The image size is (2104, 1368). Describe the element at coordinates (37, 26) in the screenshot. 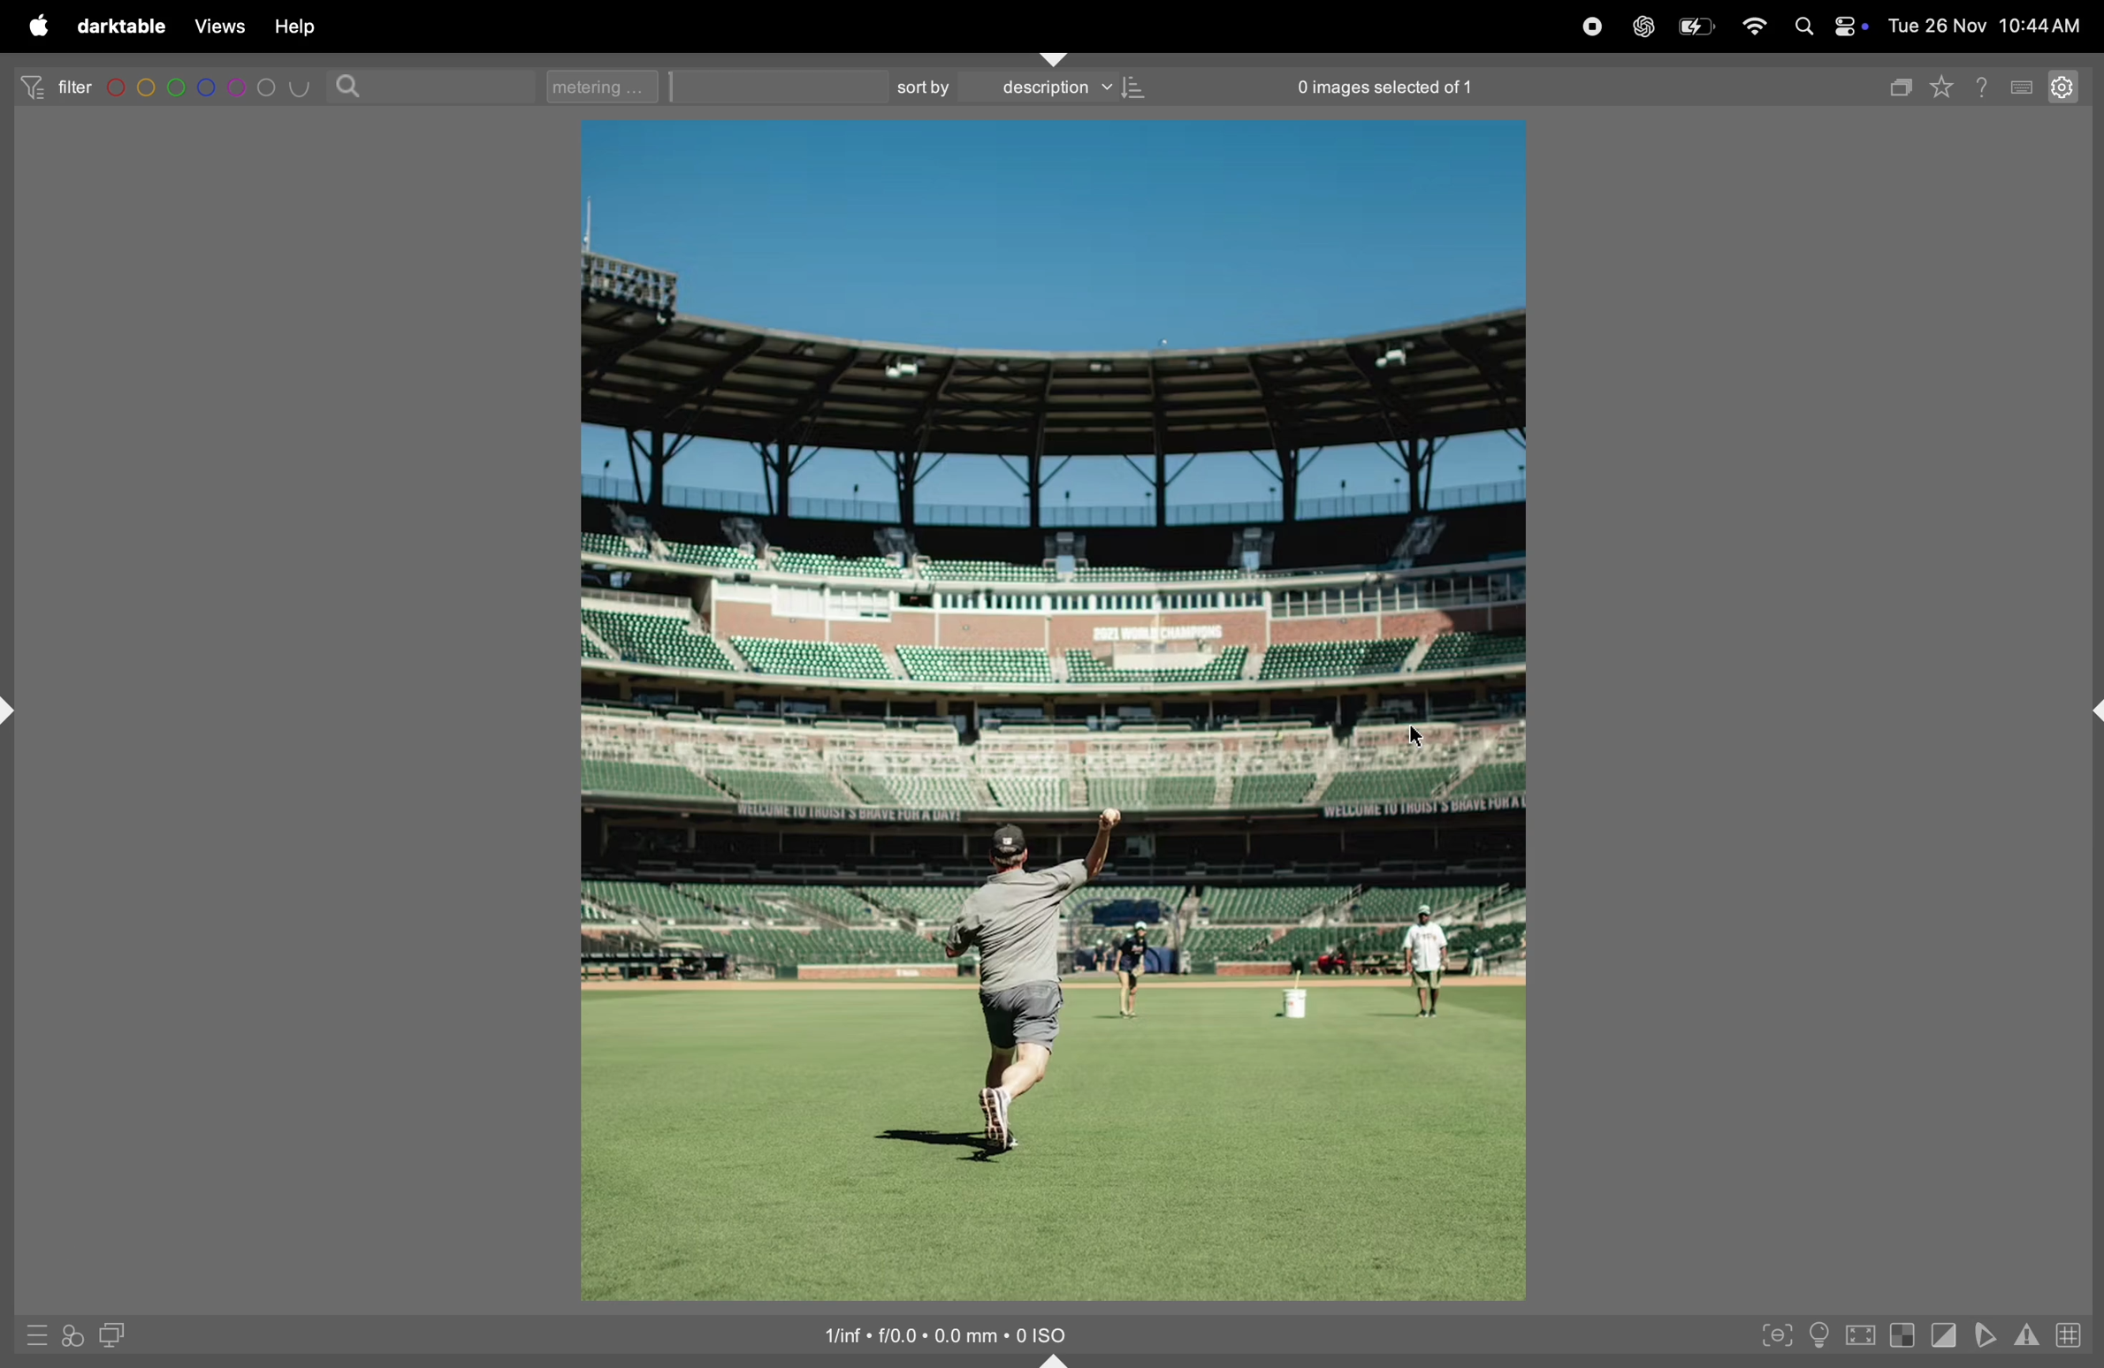

I see `apple menu` at that location.